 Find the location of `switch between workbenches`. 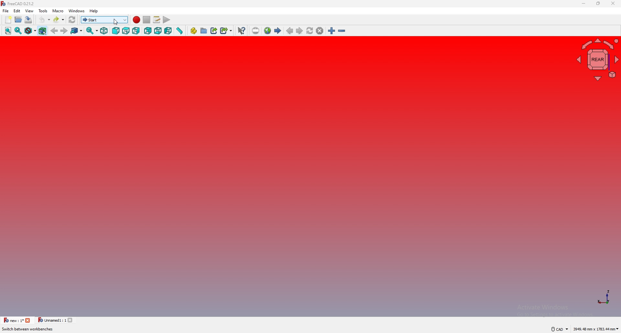

switch between workbenches is located at coordinates (104, 20).